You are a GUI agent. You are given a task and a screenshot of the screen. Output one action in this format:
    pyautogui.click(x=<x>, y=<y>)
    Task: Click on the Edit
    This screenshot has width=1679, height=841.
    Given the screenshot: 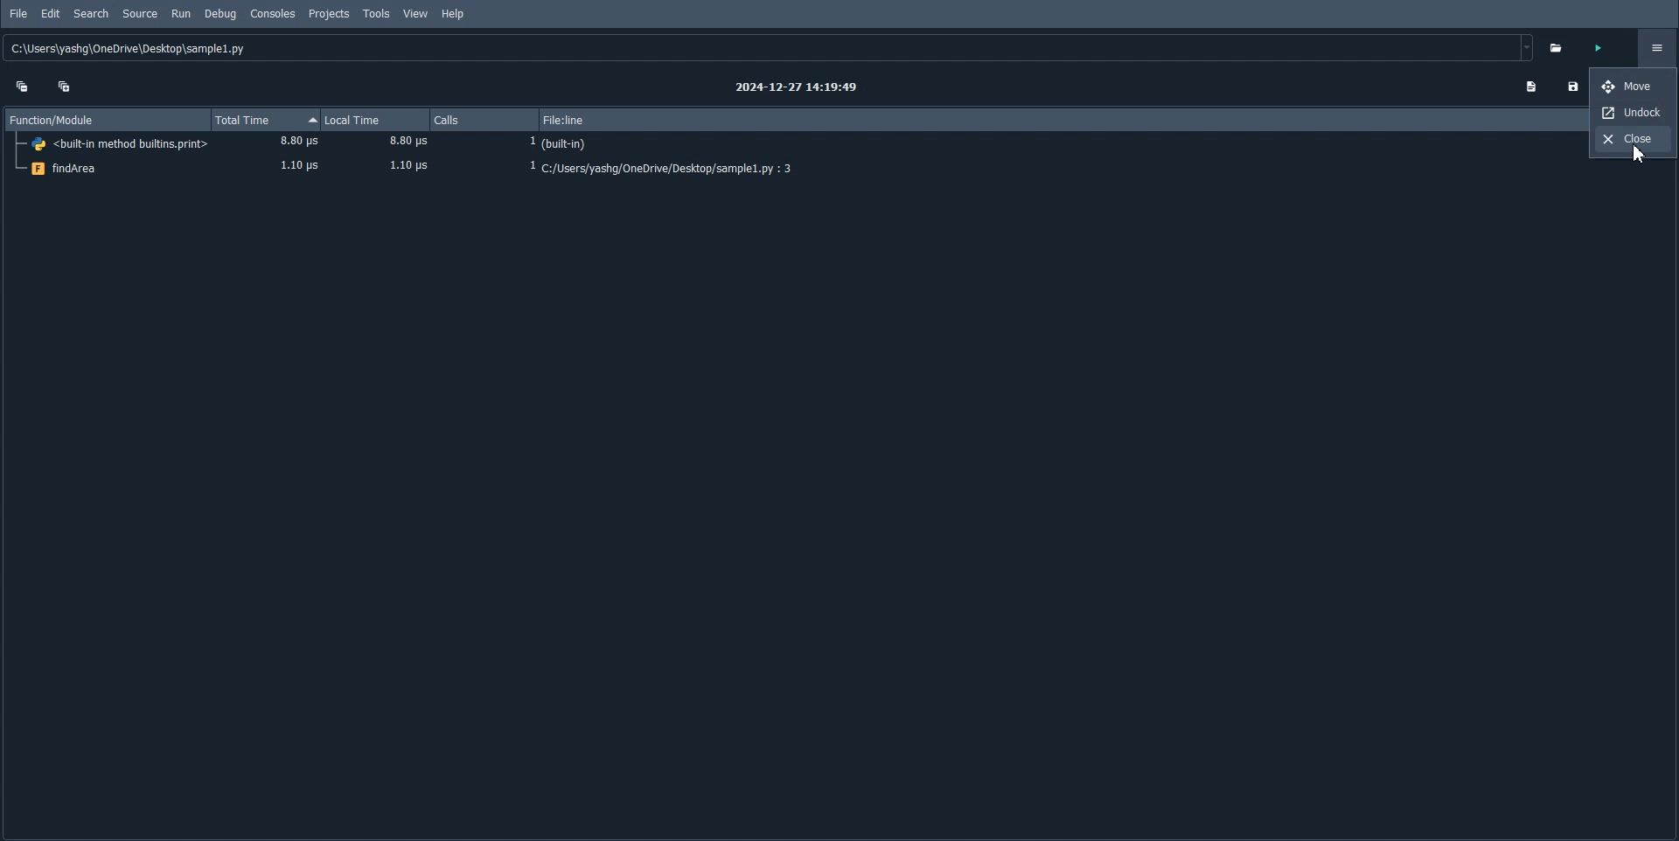 What is the action you would take?
    pyautogui.click(x=51, y=14)
    